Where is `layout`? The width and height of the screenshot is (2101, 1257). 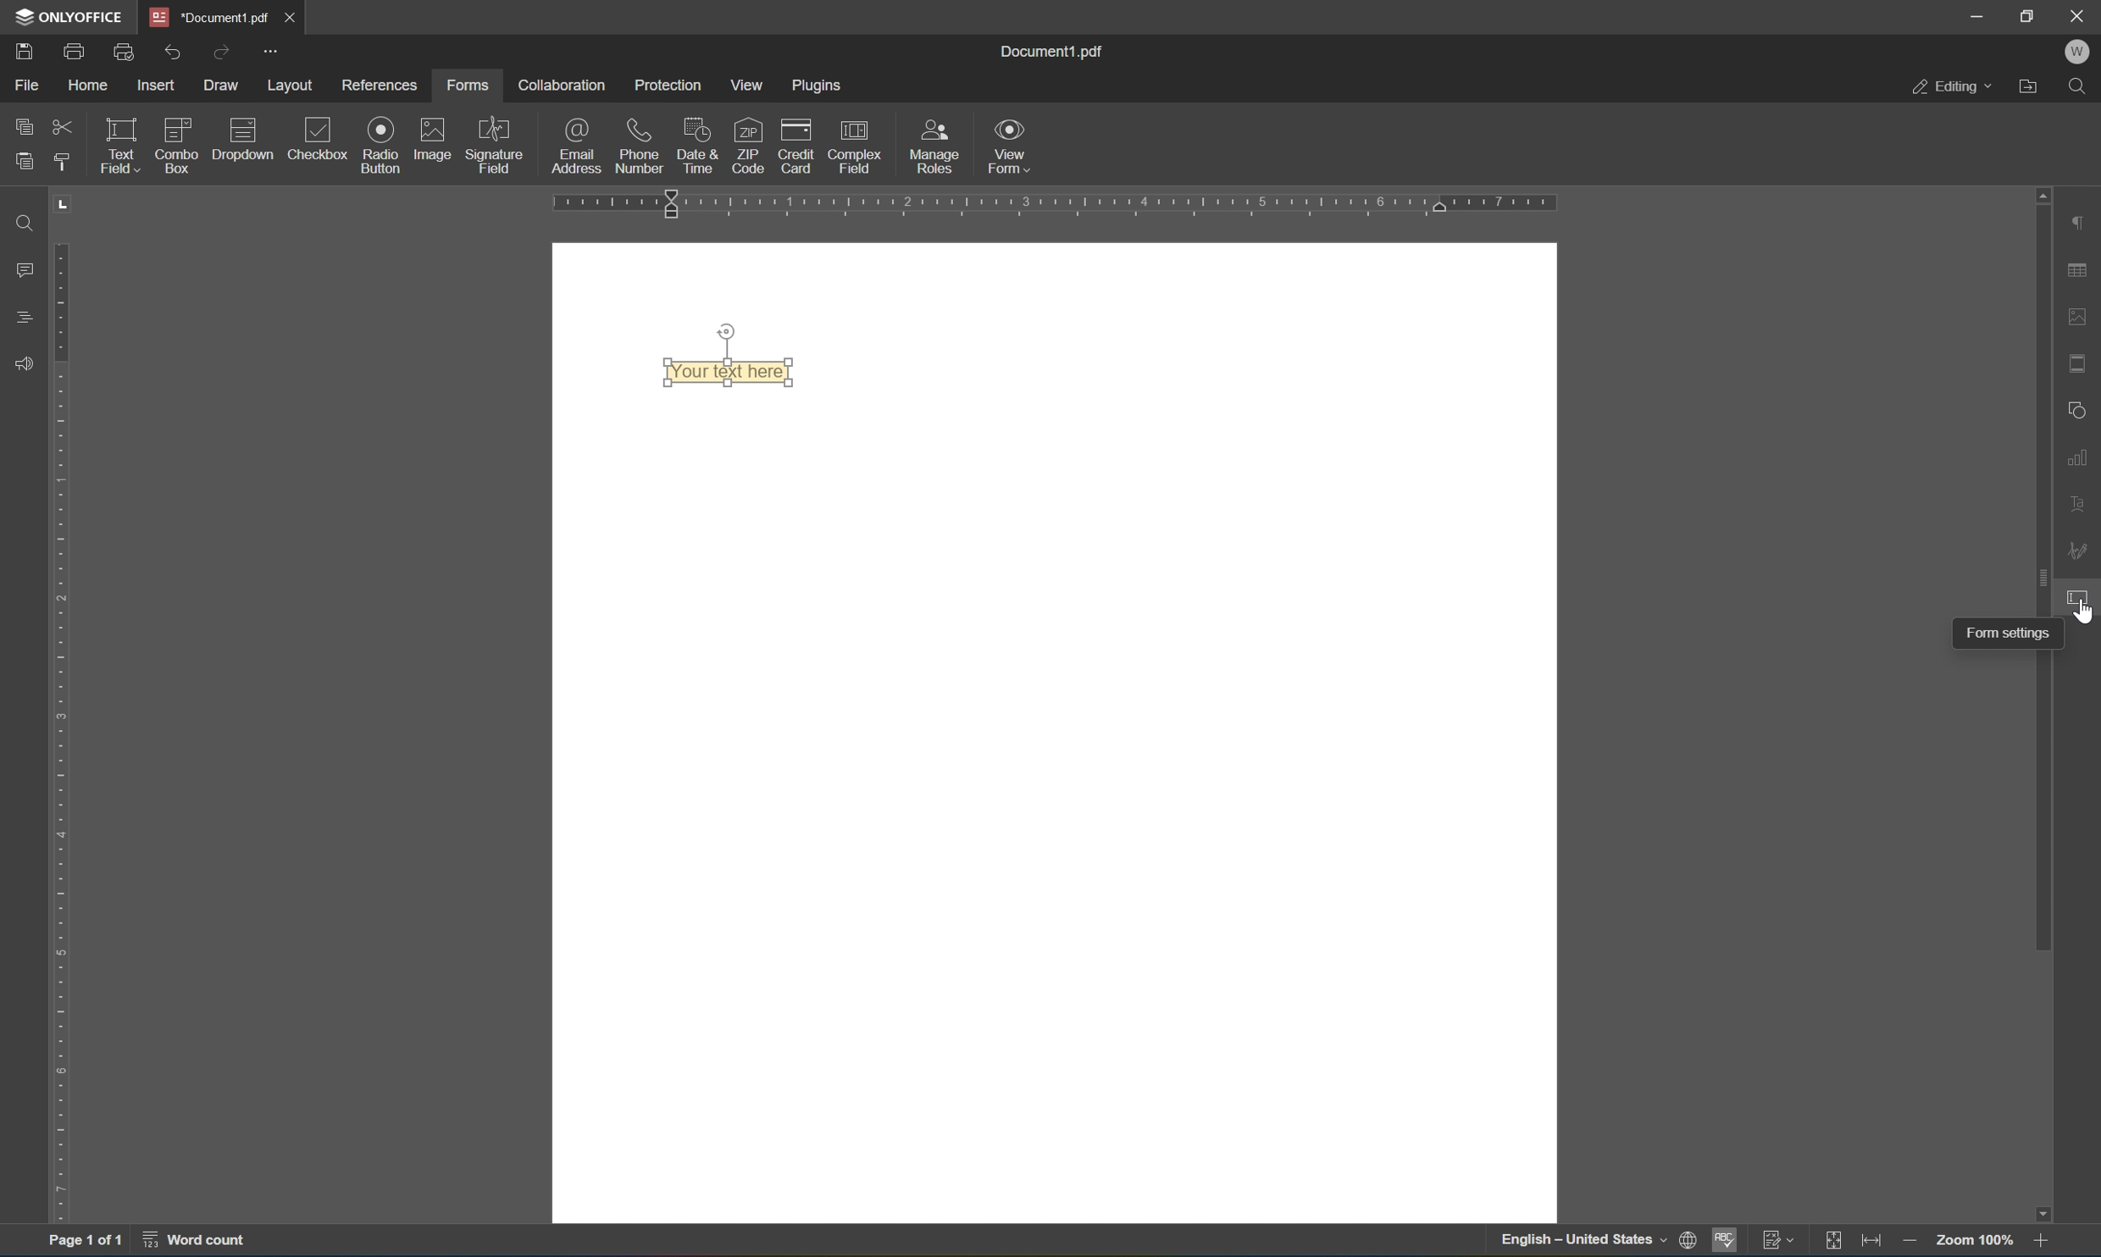
layout is located at coordinates (287, 83).